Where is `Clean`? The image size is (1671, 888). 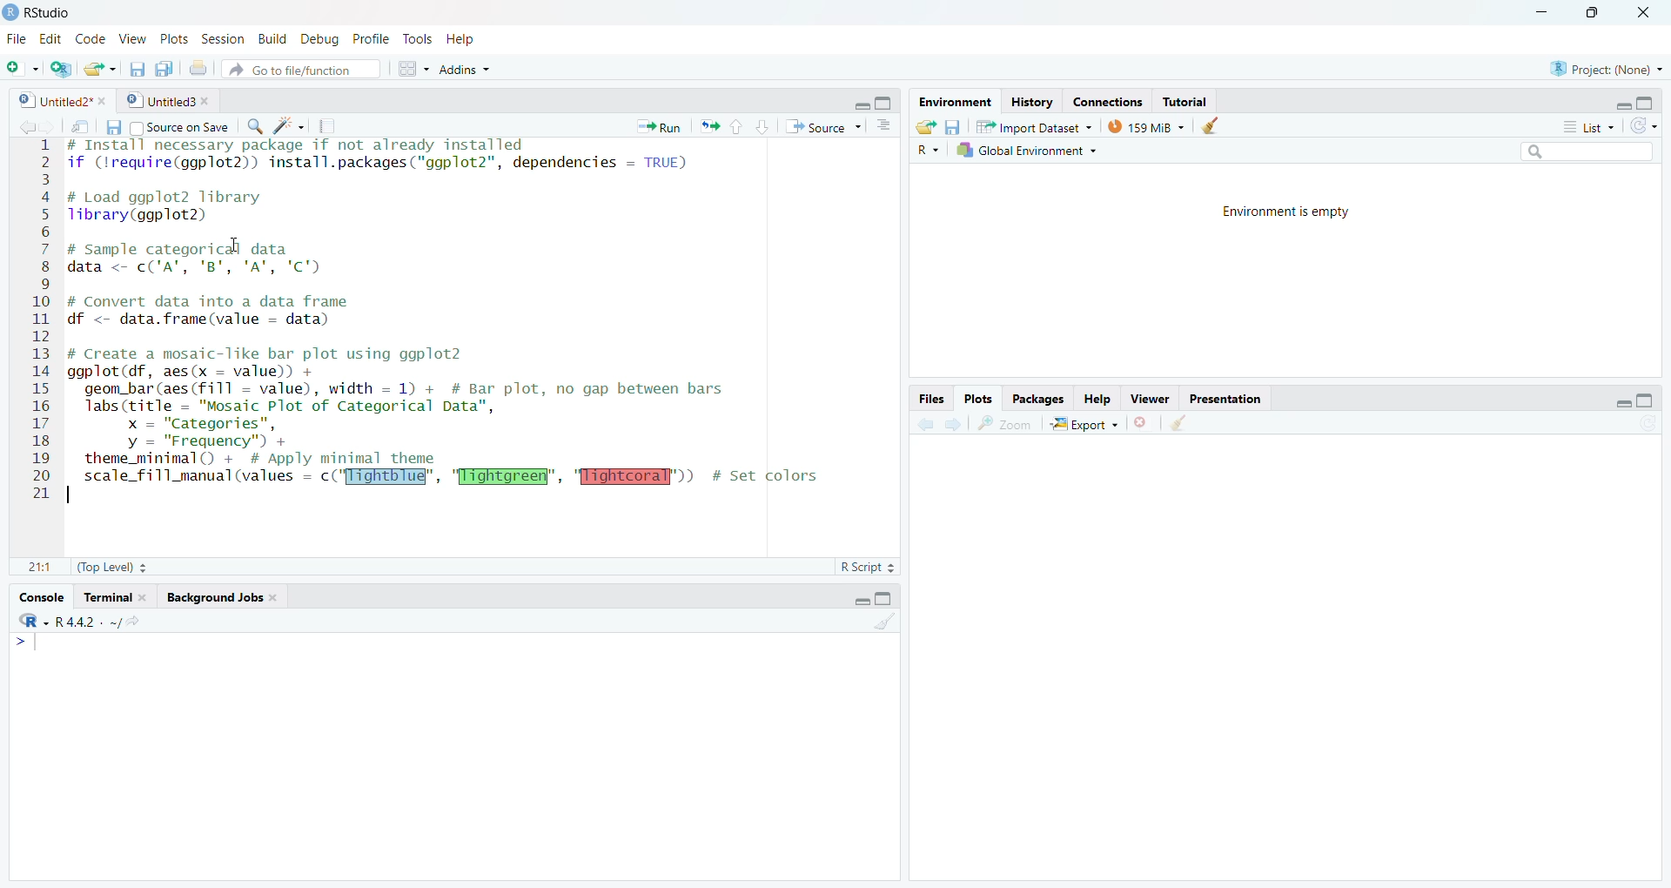
Clean is located at coordinates (1179, 424).